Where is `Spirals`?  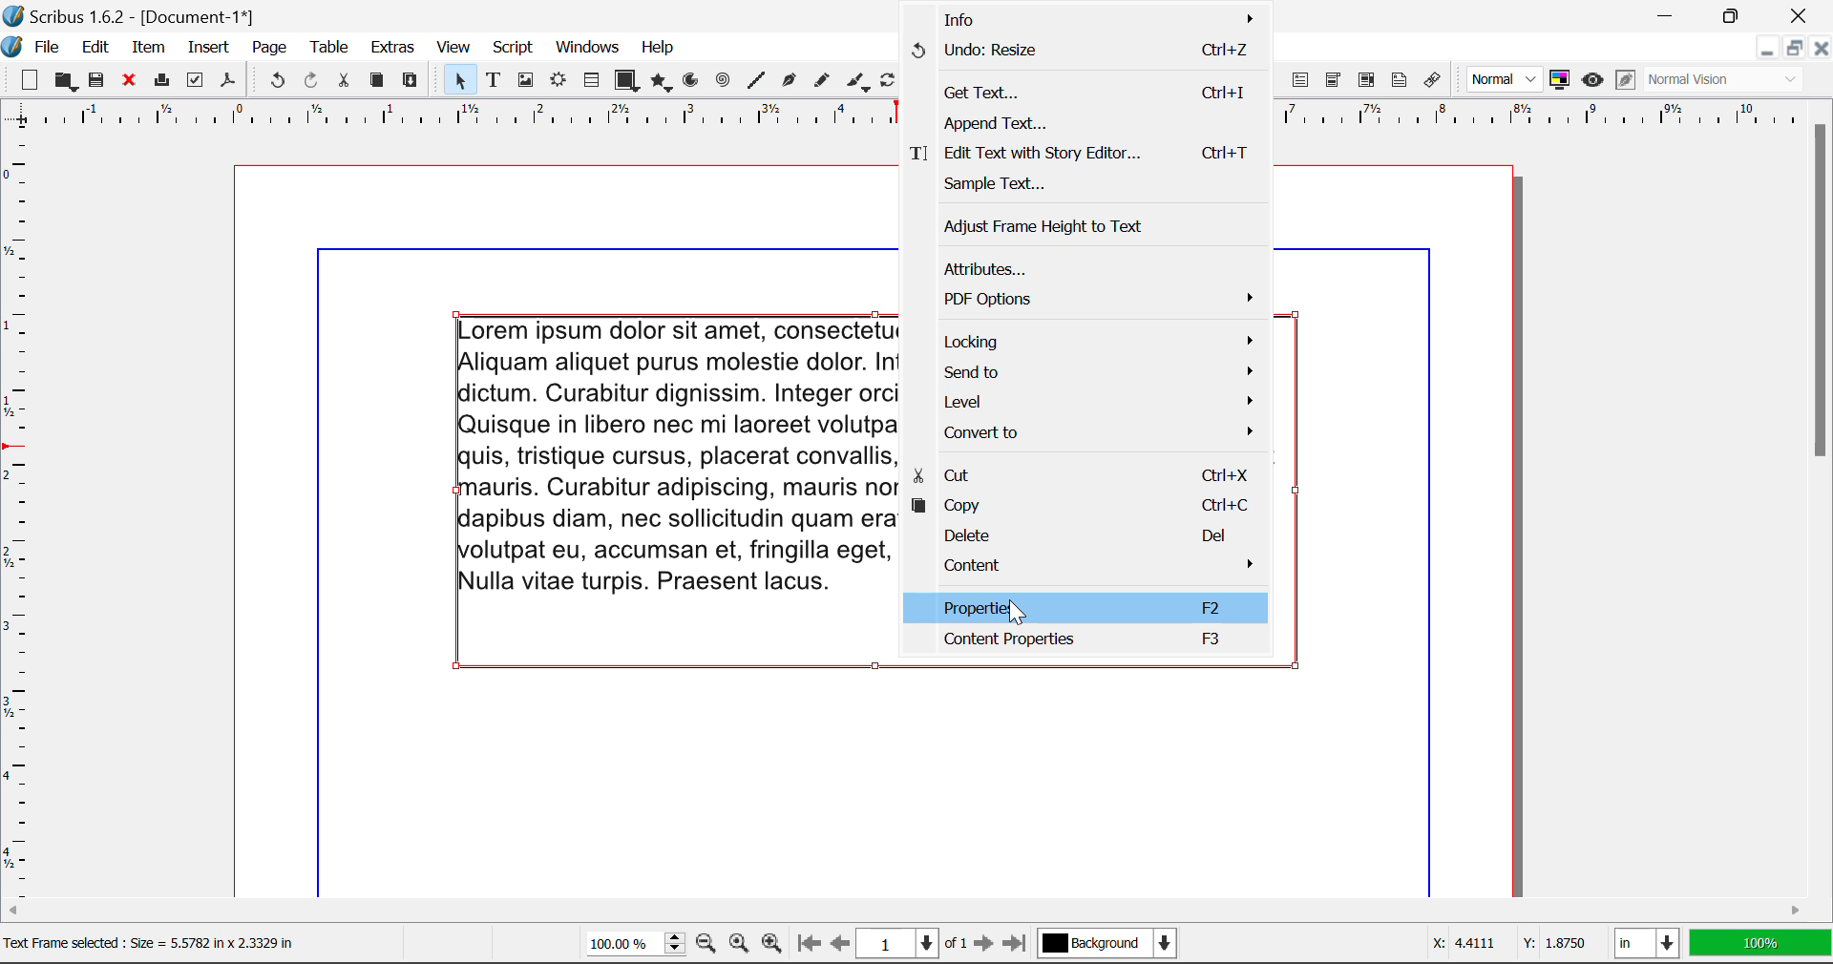
Spirals is located at coordinates (722, 82).